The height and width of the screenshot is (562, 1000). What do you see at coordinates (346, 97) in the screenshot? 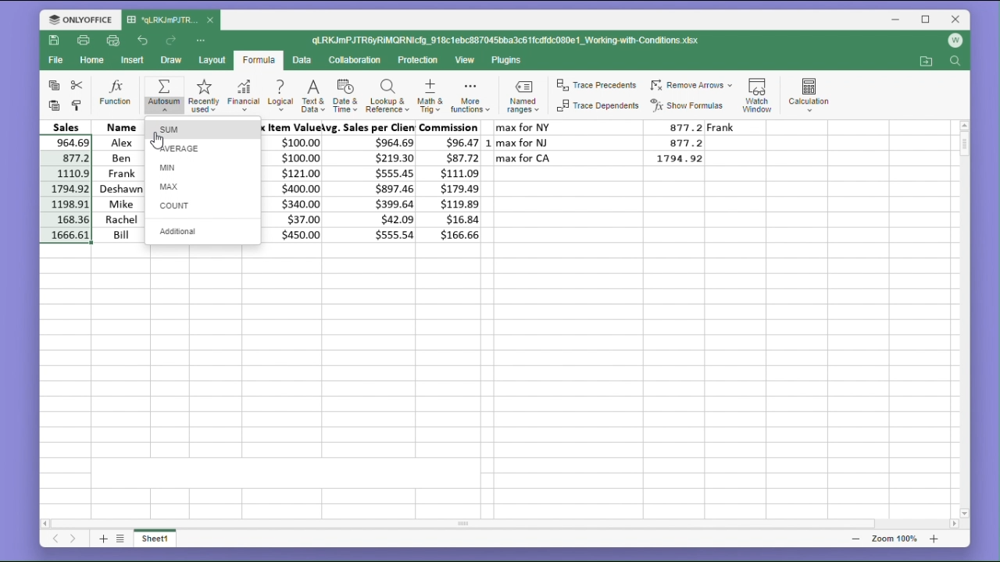
I see `date & time` at bounding box center [346, 97].